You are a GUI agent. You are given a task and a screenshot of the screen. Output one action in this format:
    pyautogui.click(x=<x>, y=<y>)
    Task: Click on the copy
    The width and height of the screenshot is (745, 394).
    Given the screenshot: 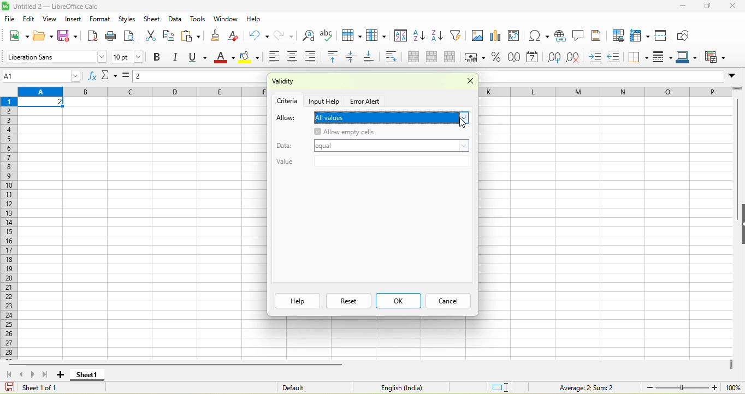 What is the action you would take?
    pyautogui.click(x=169, y=35)
    